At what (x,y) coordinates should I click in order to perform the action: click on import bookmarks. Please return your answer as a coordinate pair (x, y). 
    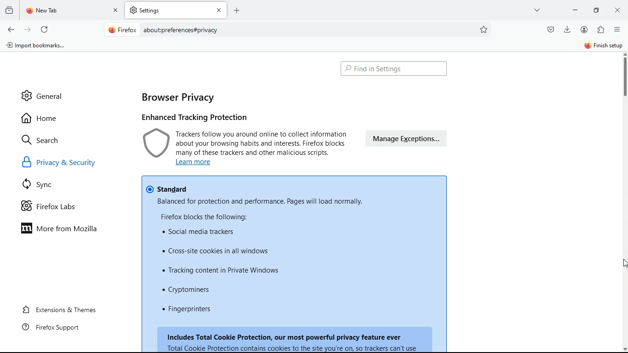
    Looking at the image, I should click on (39, 47).